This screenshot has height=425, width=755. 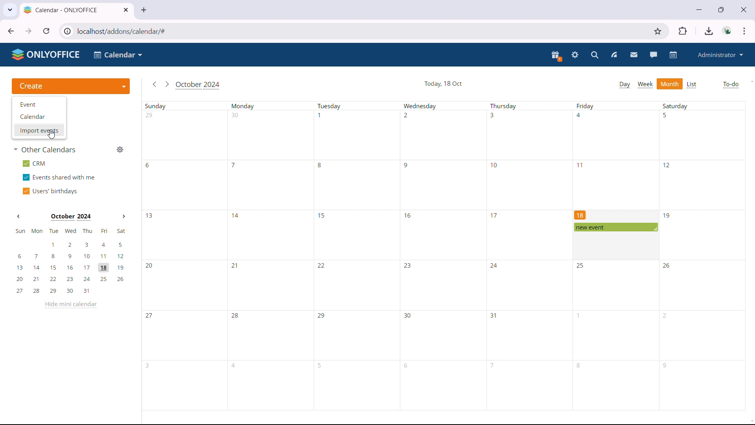 I want to click on 7, so click(x=234, y=166).